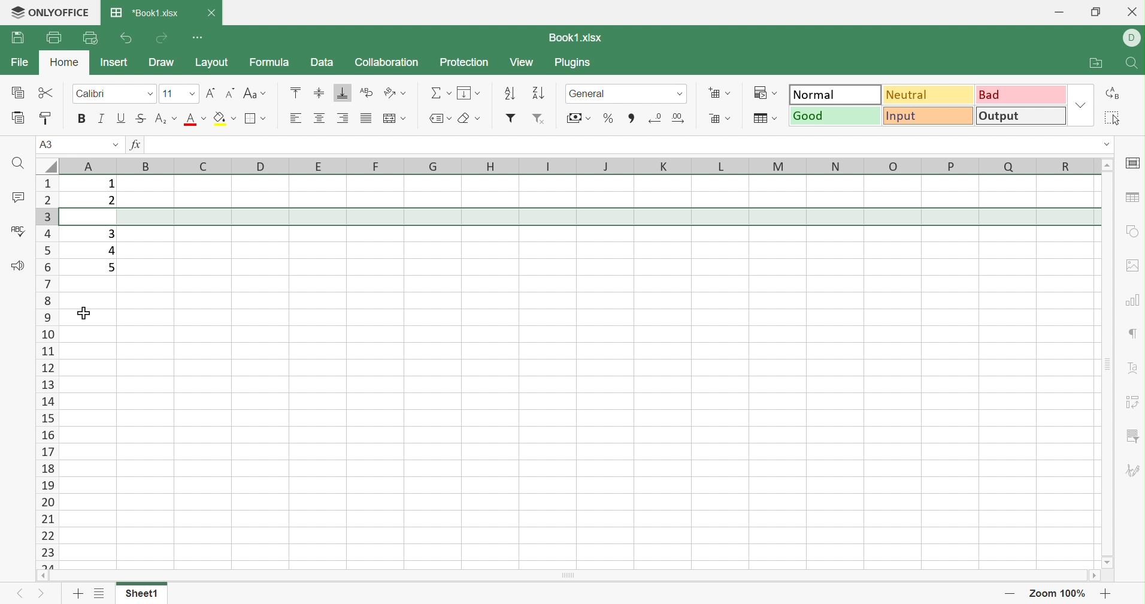  Describe the element at coordinates (1132, 302) in the screenshot. I see `Chart settings` at that location.